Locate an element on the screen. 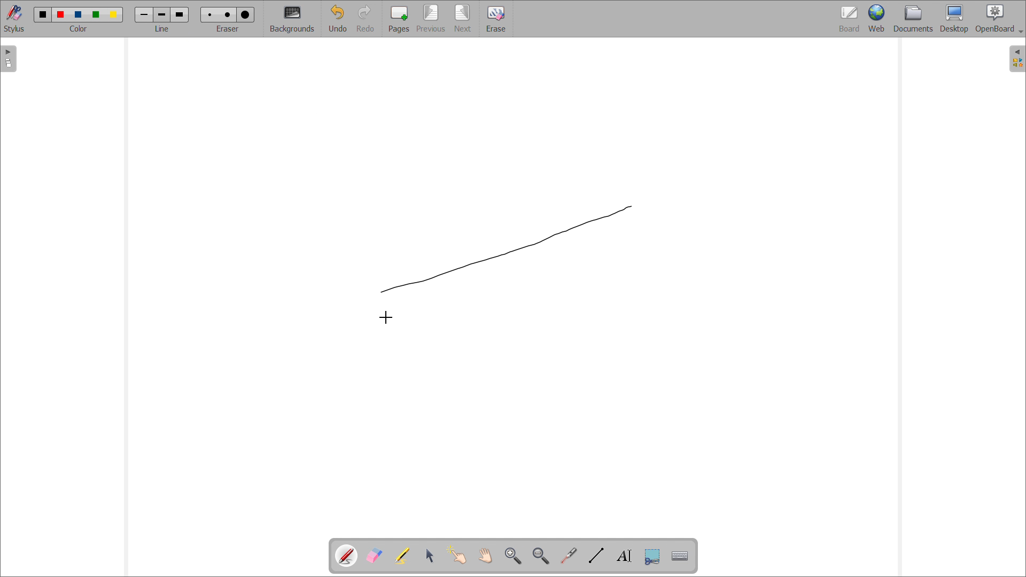 Image resolution: width=1026 pixels, height=577 pixels. desktop is located at coordinates (954, 19).